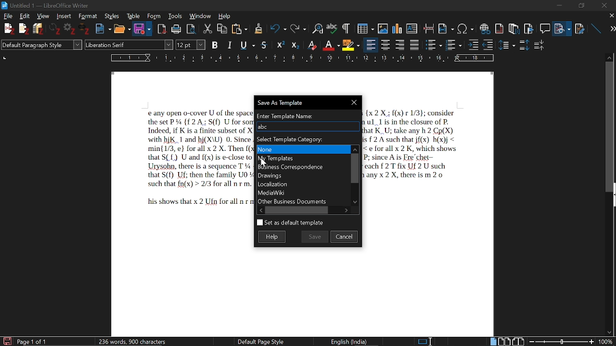 The image size is (616, 346). Describe the element at coordinates (604, 5) in the screenshot. I see `close` at that location.